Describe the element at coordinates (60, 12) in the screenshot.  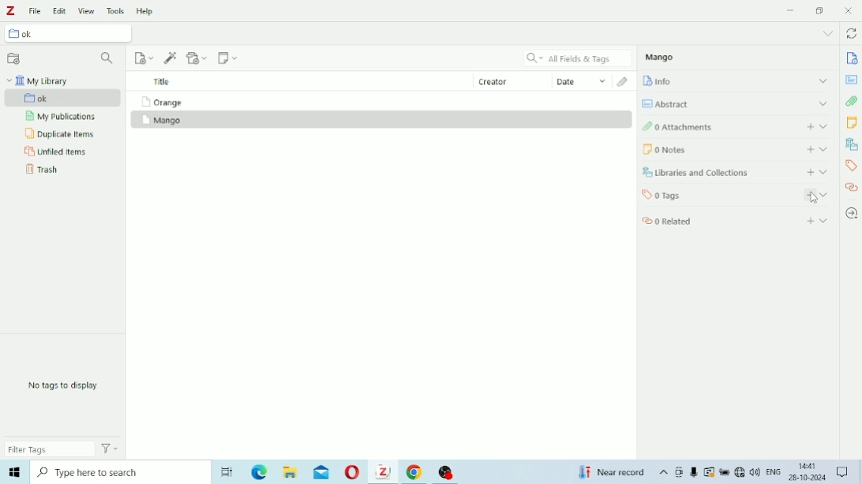
I see `Edit` at that location.